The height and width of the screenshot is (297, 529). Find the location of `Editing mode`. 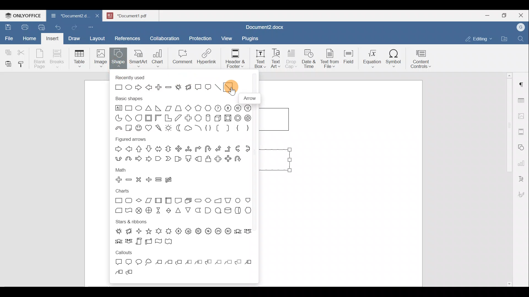

Editing mode is located at coordinates (479, 38).